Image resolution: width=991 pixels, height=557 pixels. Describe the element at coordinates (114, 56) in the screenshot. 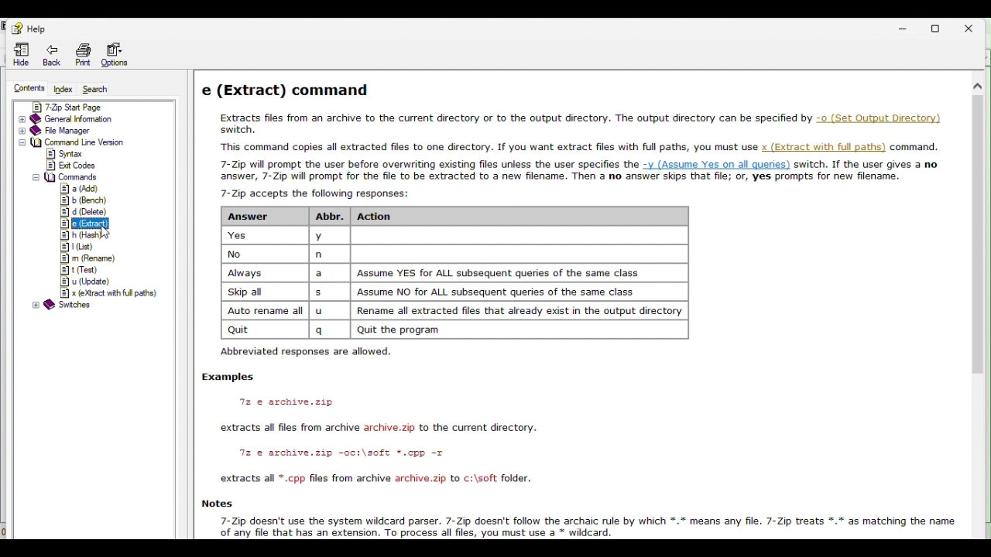

I see `Option` at that location.